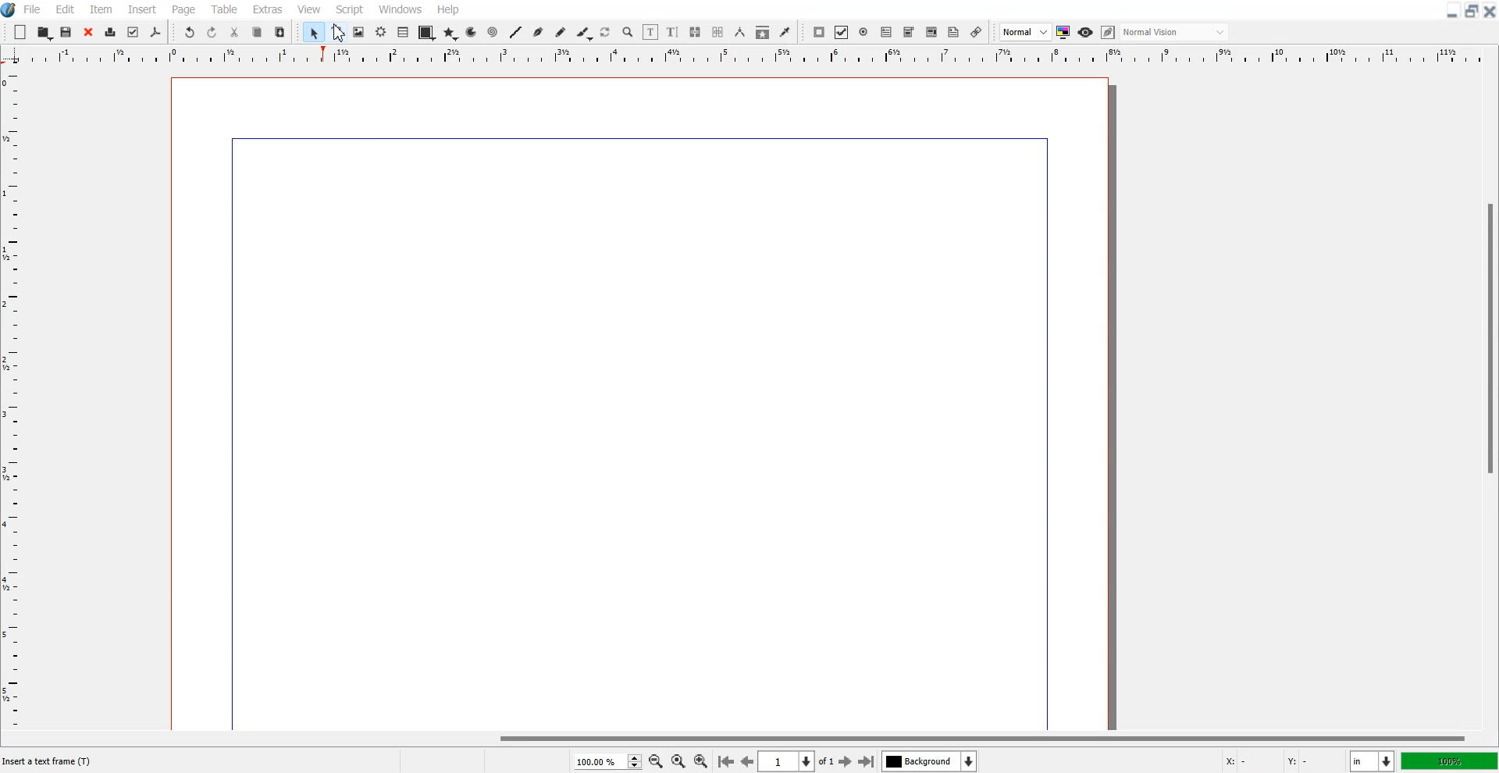 This screenshot has height=773, width=1499. Describe the element at coordinates (382, 31) in the screenshot. I see `Render frame` at that location.